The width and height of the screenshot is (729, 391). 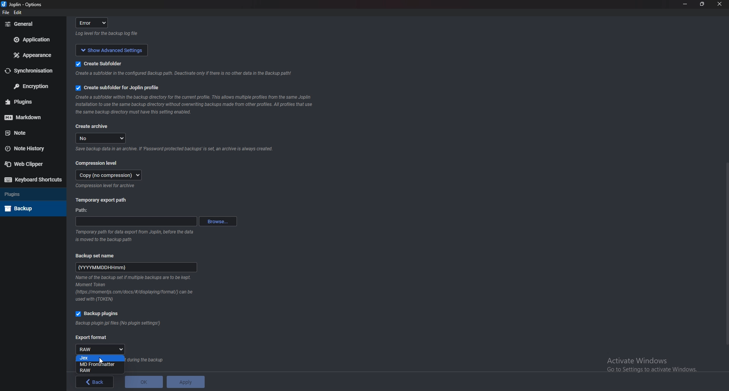 I want to click on copy (no compression), so click(x=109, y=175).